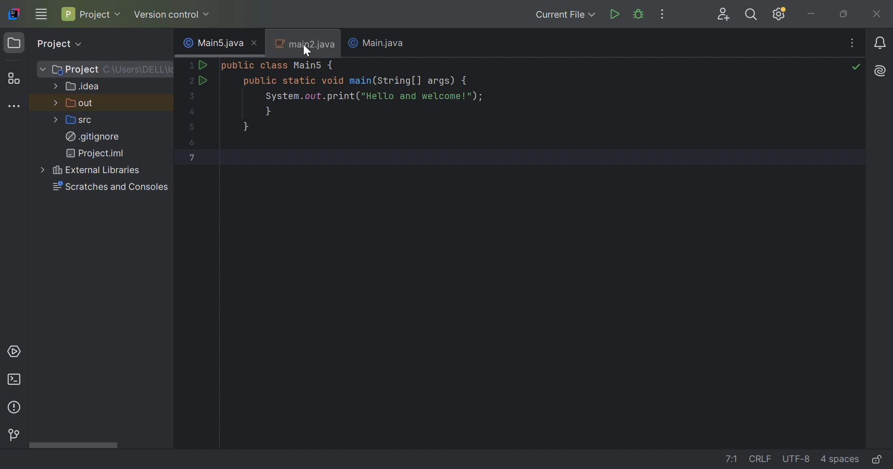  I want to click on public class Main5 {, so click(279, 66).